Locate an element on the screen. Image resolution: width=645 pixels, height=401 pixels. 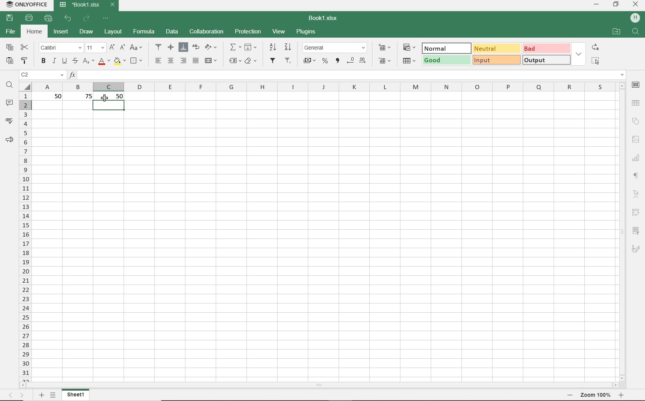
bold is located at coordinates (43, 61).